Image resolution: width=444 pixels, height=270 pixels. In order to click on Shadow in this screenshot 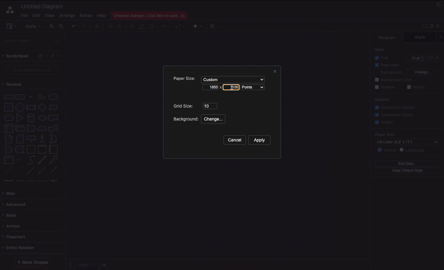, I will do `click(152, 26)`.